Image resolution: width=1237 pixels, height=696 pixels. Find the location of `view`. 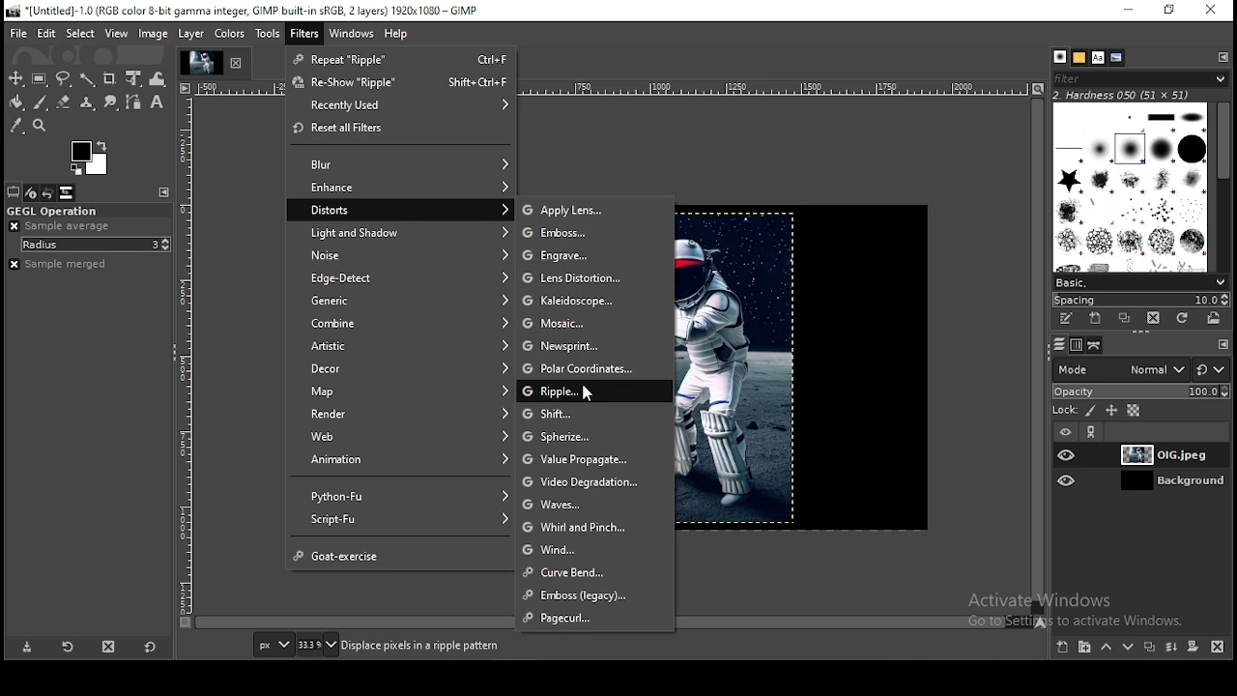

view is located at coordinates (118, 33).